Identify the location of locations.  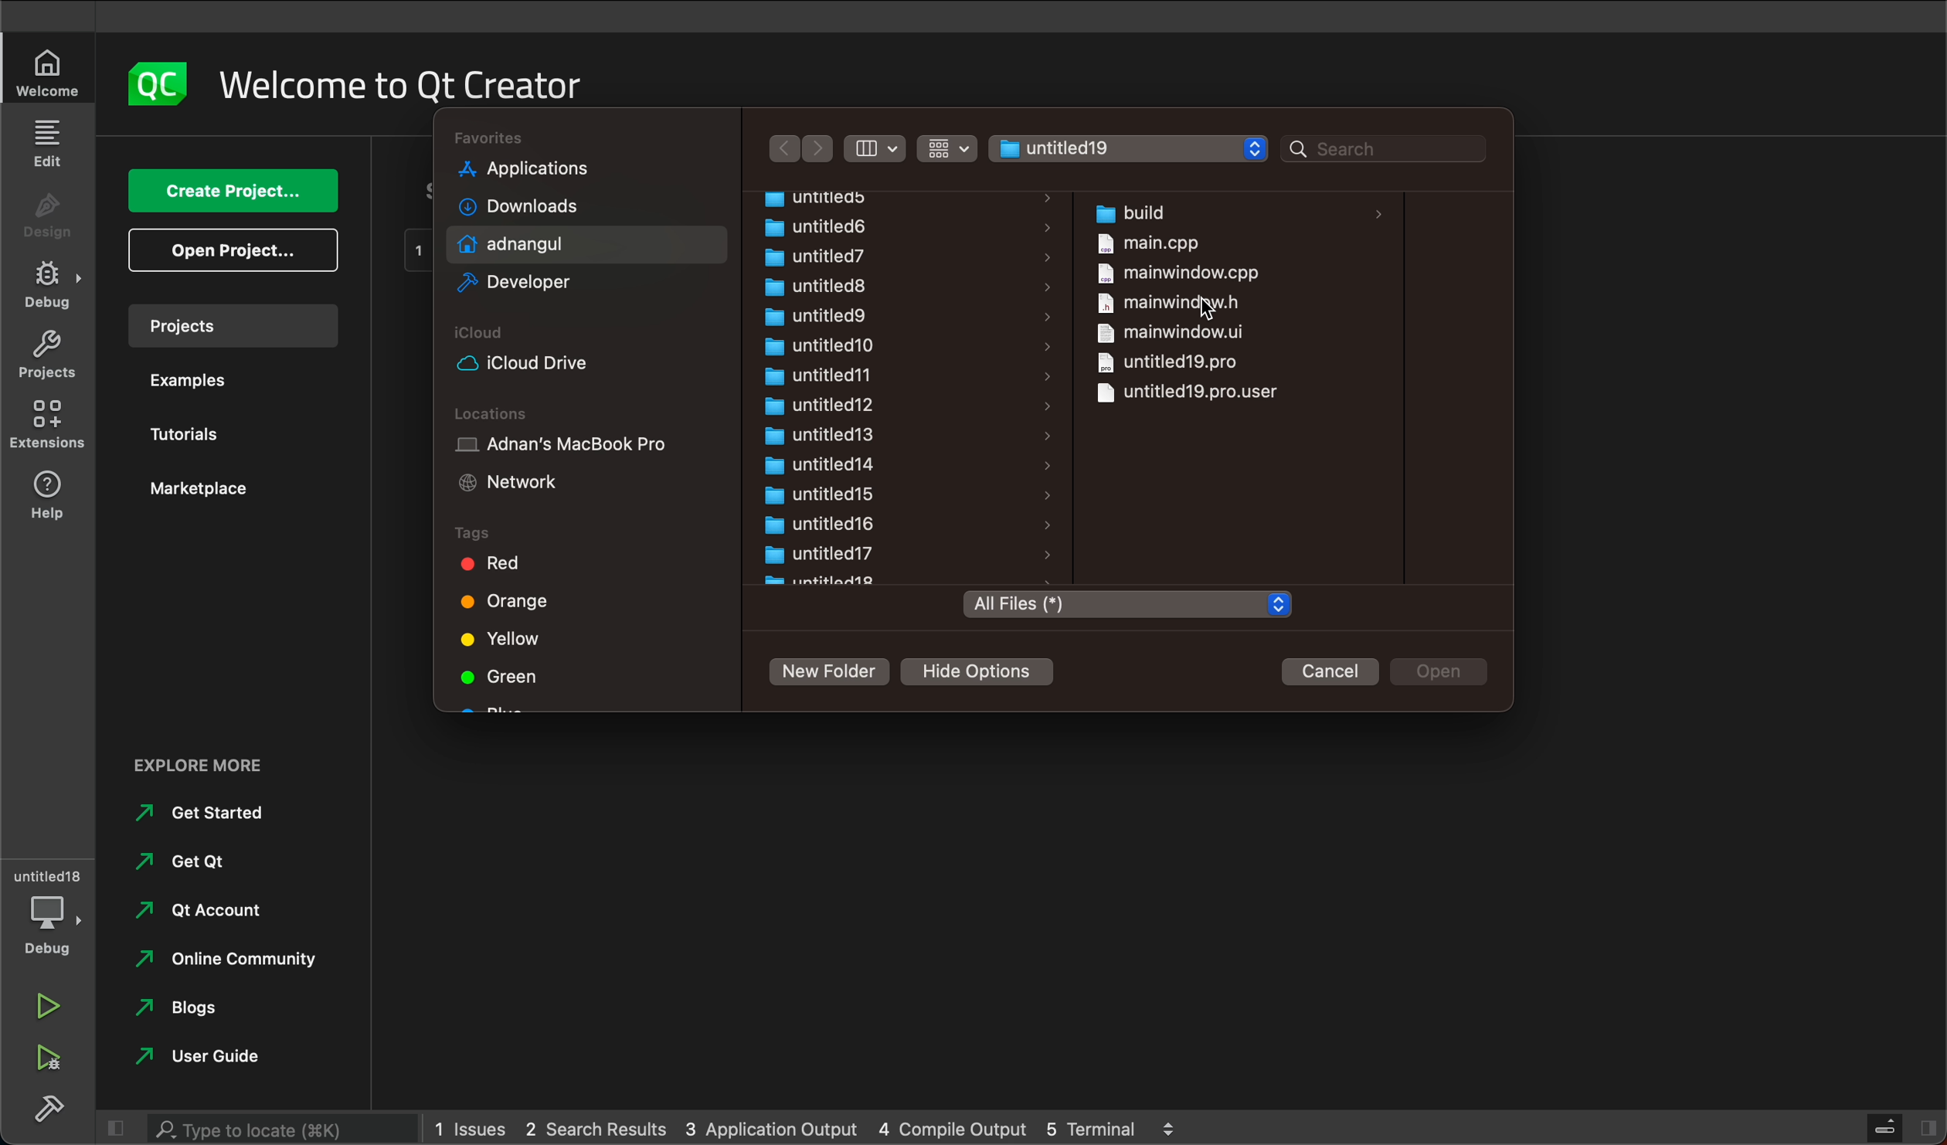
(579, 415).